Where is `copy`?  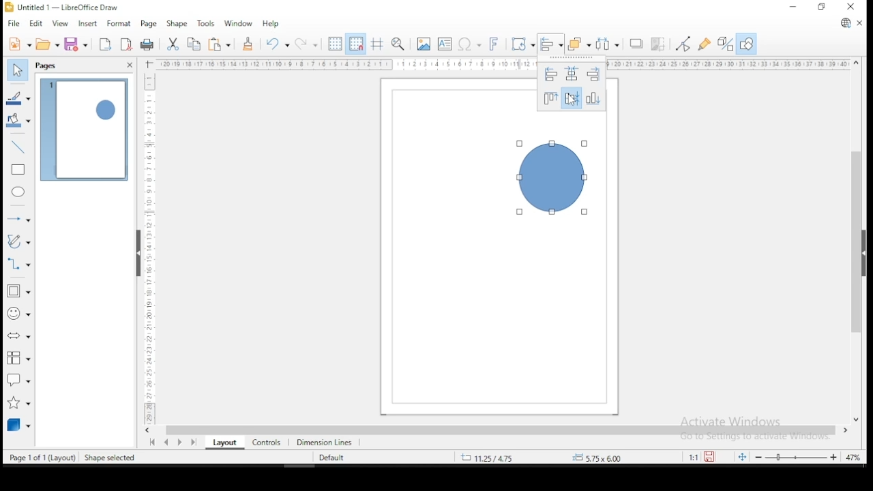
copy is located at coordinates (194, 44).